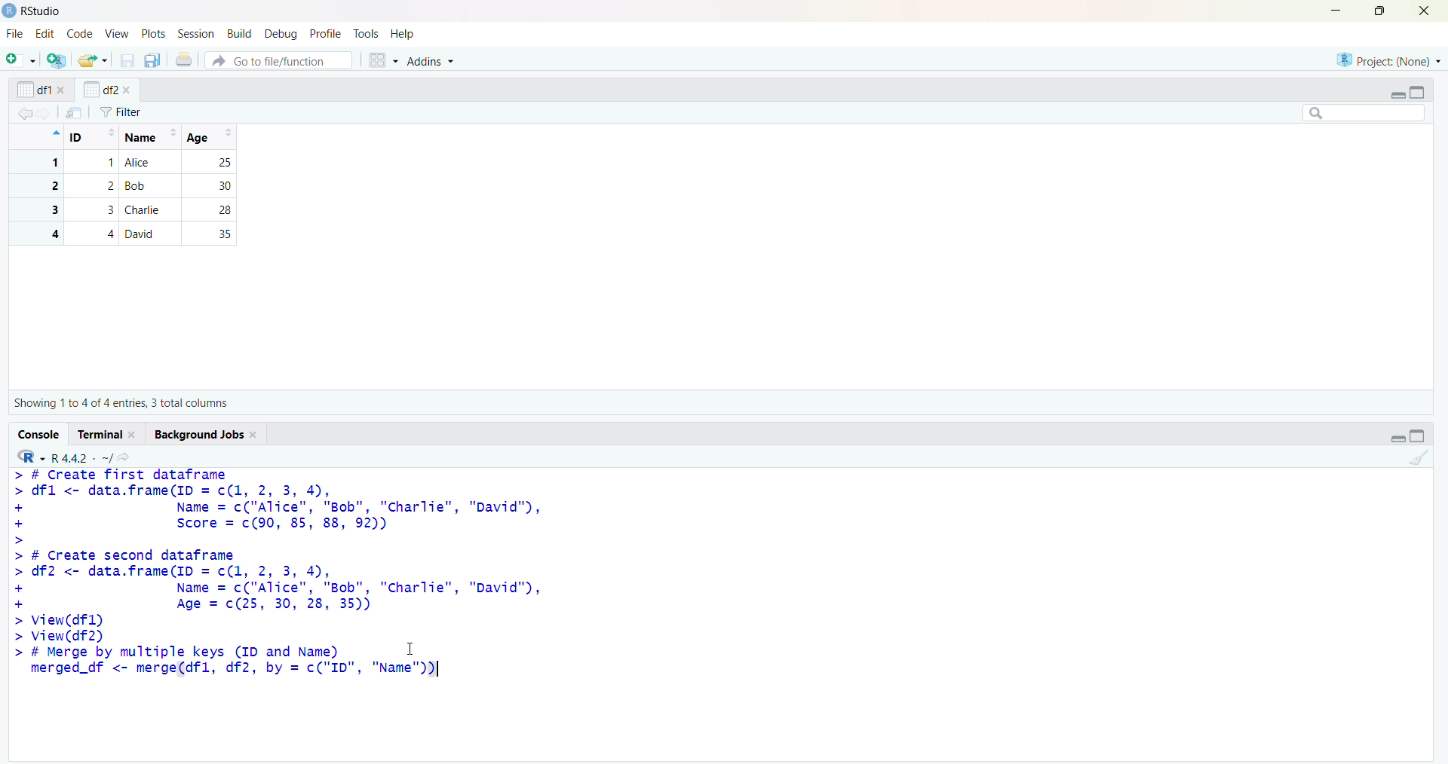 Image resolution: width=1448 pixels, height=764 pixels. I want to click on R 4.4.2  ~/, so click(81, 458).